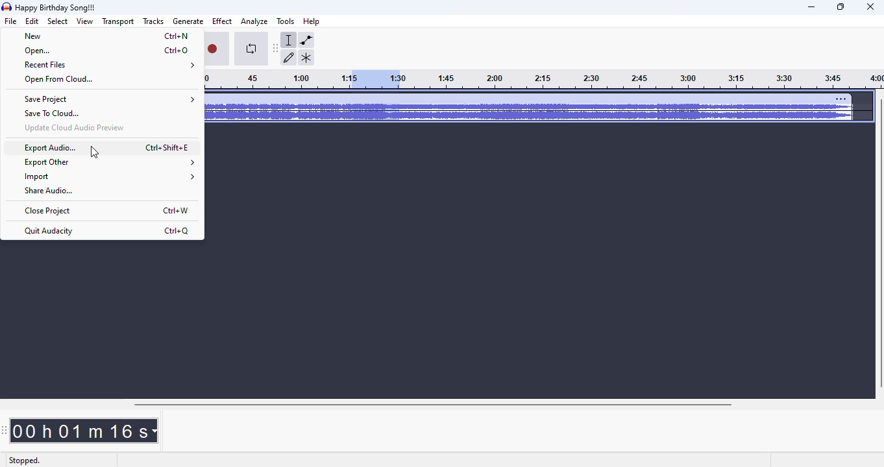 The width and height of the screenshot is (884, 467). Describe the element at coordinates (373, 79) in the screenshot. I see `selected audio` at that location.